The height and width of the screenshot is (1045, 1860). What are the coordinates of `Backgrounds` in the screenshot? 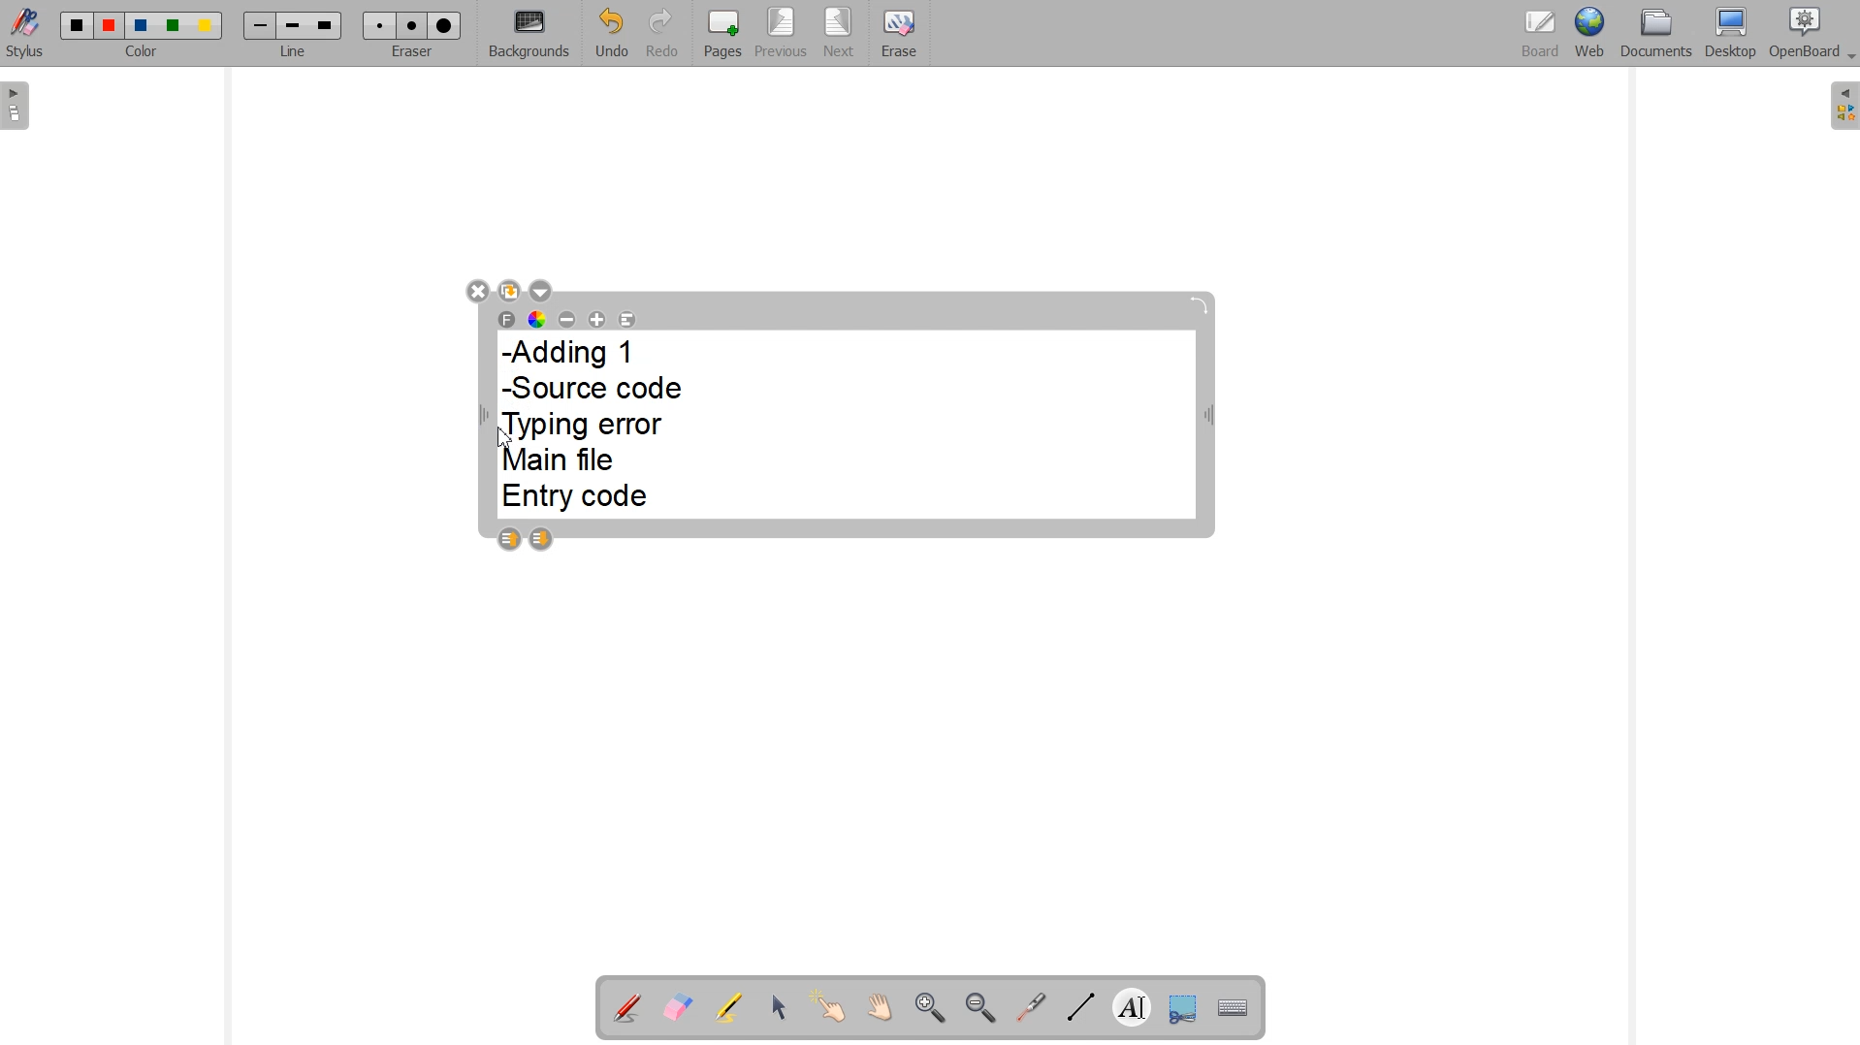 It's located at (529, 34).